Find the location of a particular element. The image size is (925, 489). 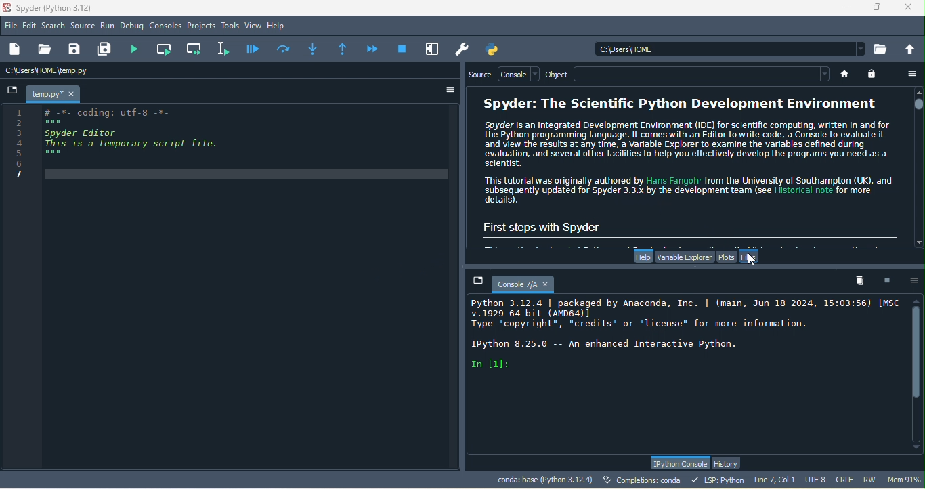

variable explorer is located at coordinates (684, 256).